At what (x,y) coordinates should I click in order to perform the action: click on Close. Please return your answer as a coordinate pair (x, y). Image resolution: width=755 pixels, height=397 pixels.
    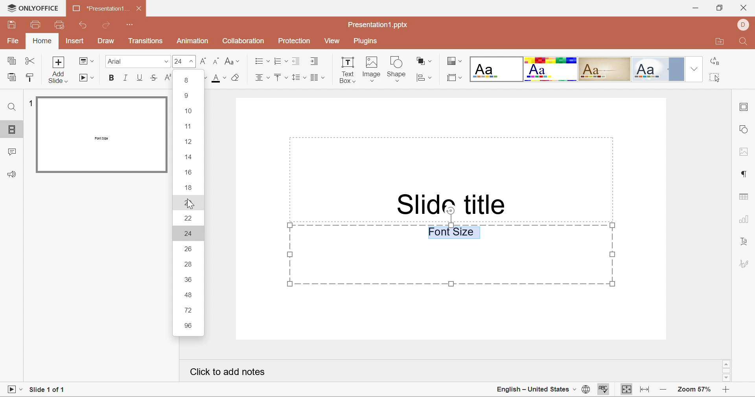
    Looking at the image, I should click on (141, 10).